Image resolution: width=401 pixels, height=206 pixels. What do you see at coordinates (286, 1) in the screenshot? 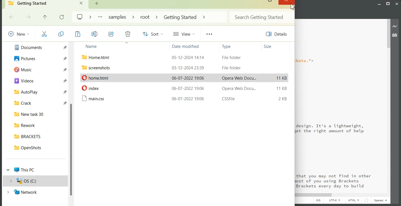
I see `Close` at bounding box center [286, 1].